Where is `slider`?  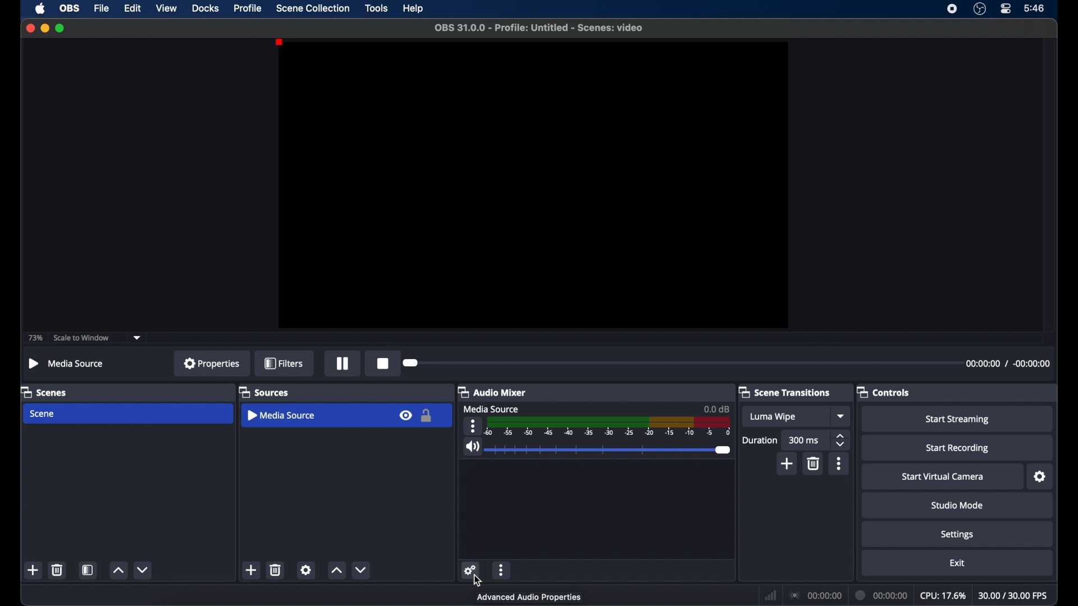
slider is located at coordinates (610, 450).